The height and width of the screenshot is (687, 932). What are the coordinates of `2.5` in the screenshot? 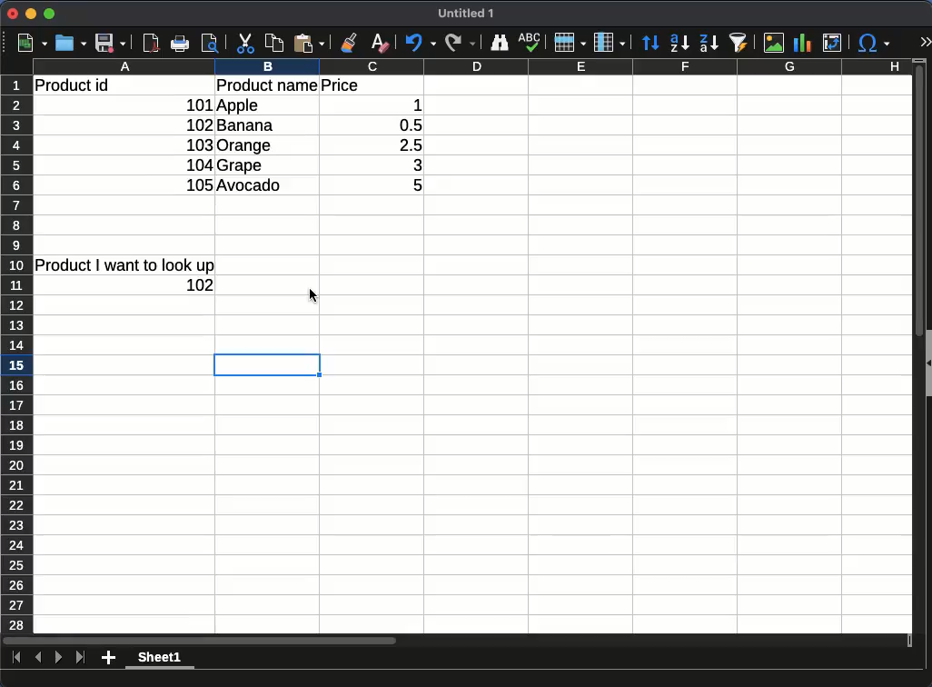 It's located at (403, 144).